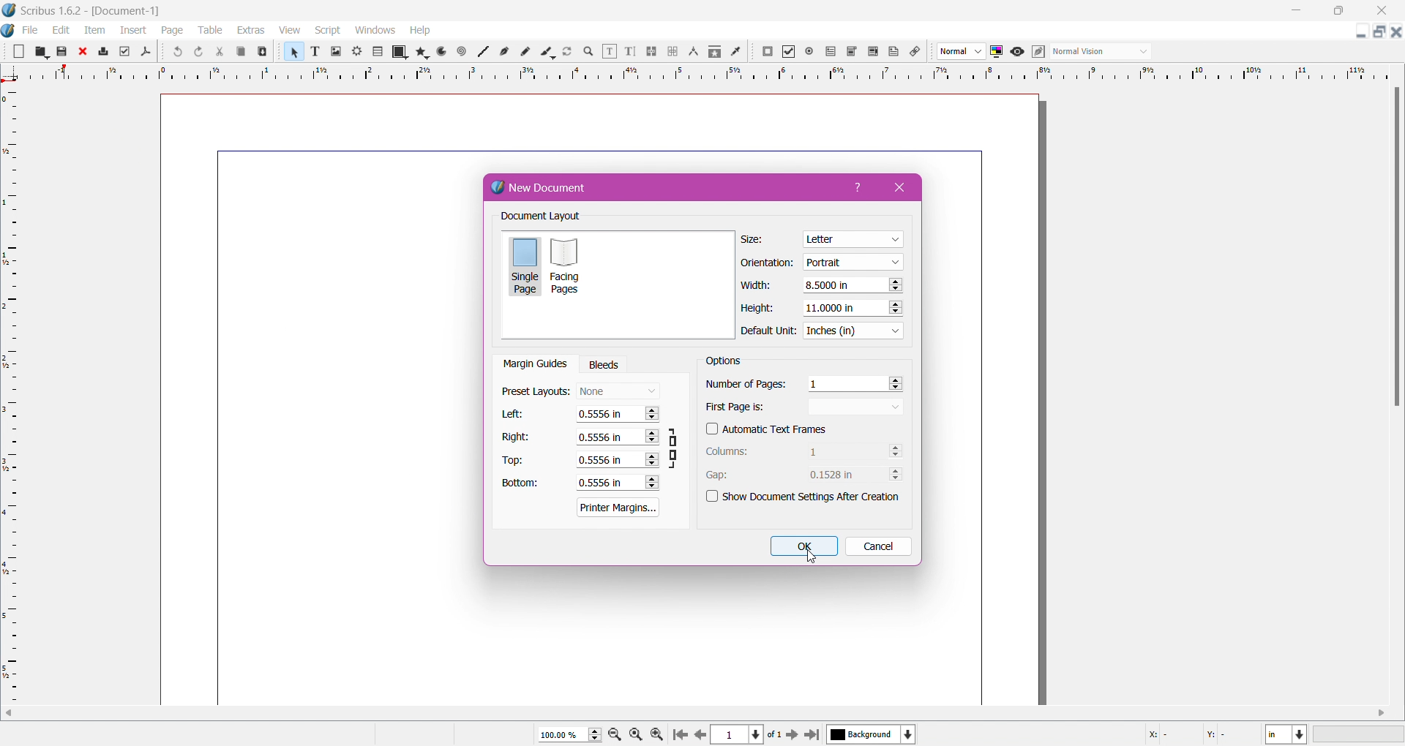  I want to click on  None, so click(620, 392).